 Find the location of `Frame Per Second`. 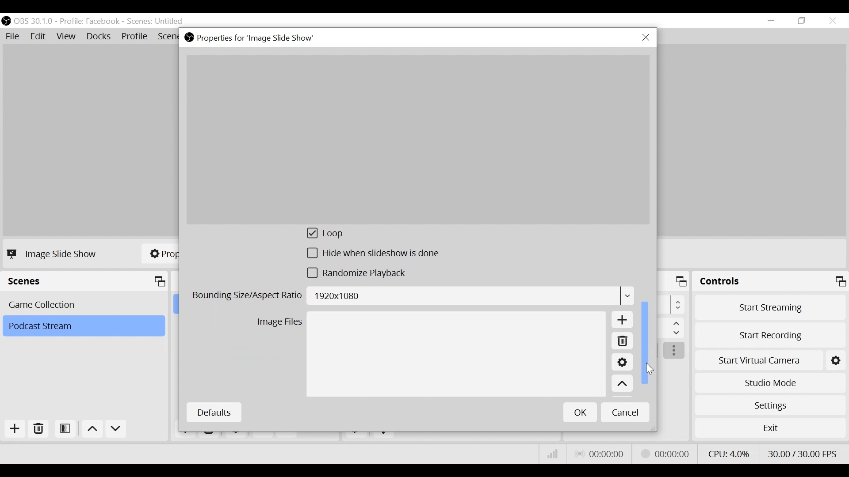

Frame Per Second is located at coordinates (802, 452).